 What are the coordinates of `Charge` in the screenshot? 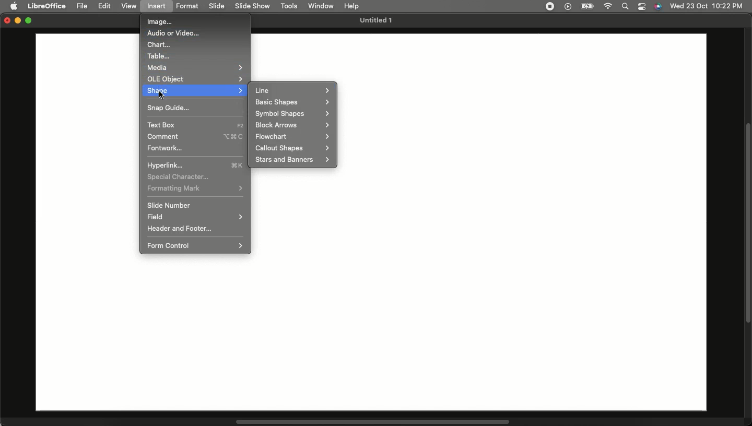 It's located at (586, 6).